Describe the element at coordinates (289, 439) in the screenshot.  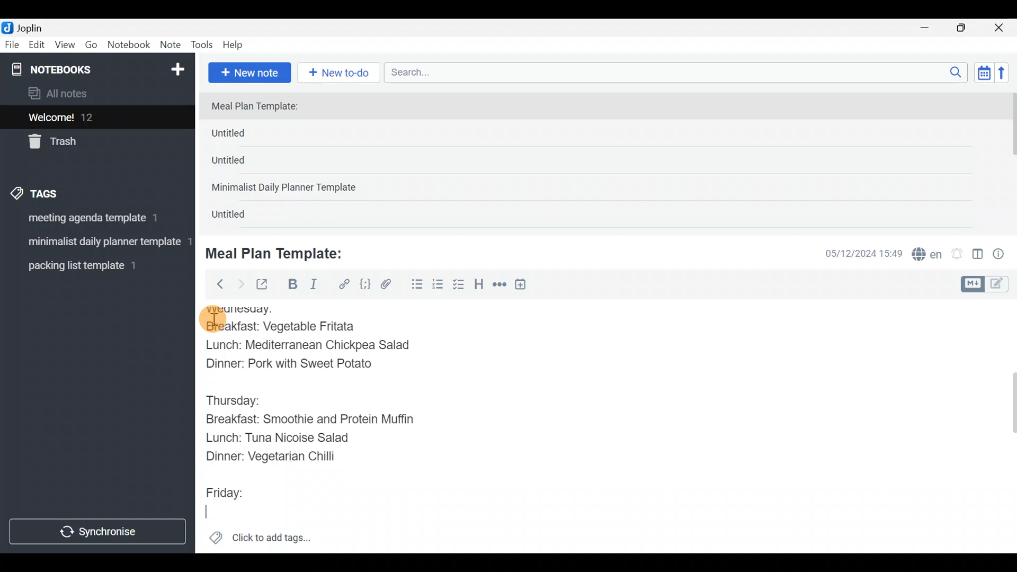
I see `Lunch: Tuna Nicoise Salad` at that location.